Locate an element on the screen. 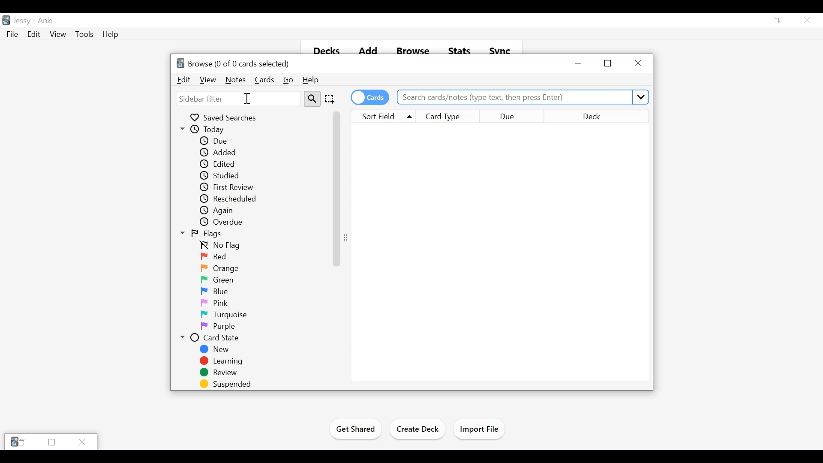 The width and height of the screenshot is (823, 463). Added is located at coordinates (217, 153).